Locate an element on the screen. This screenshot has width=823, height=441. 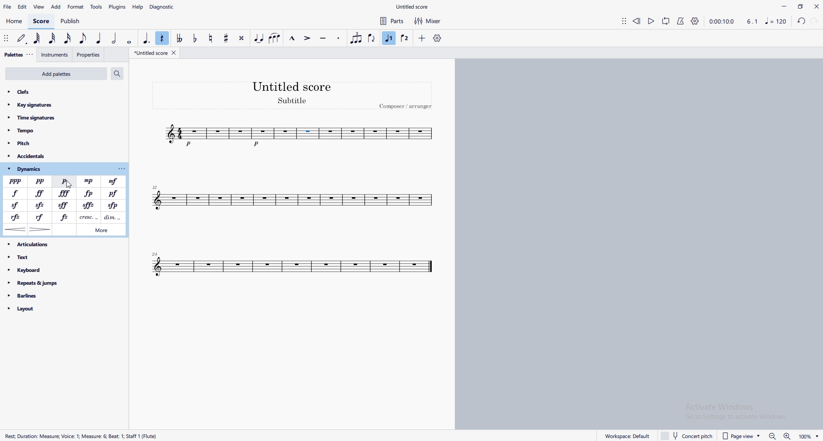
mixer is located at coordinates (427, 21).